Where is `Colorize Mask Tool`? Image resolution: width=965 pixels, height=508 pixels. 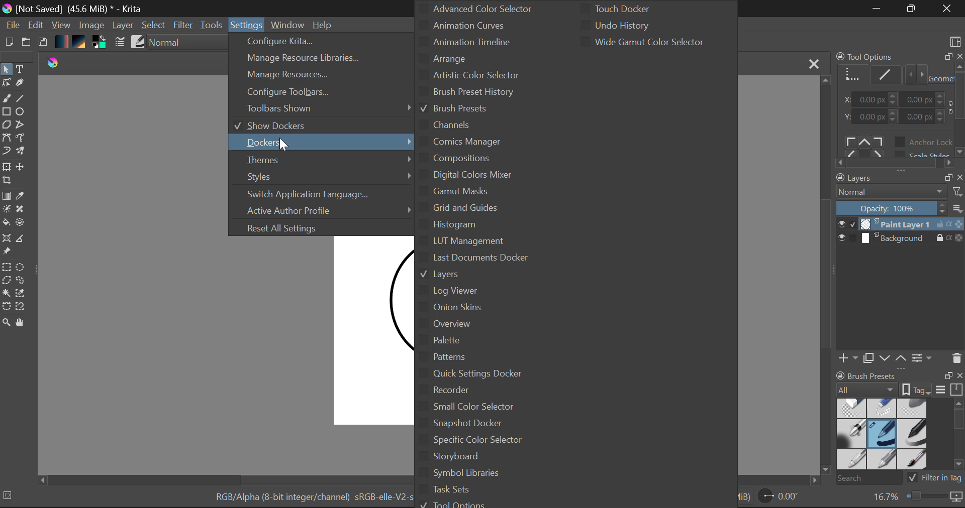
Colorize Mask Tool is located at coordinates (7, 209).